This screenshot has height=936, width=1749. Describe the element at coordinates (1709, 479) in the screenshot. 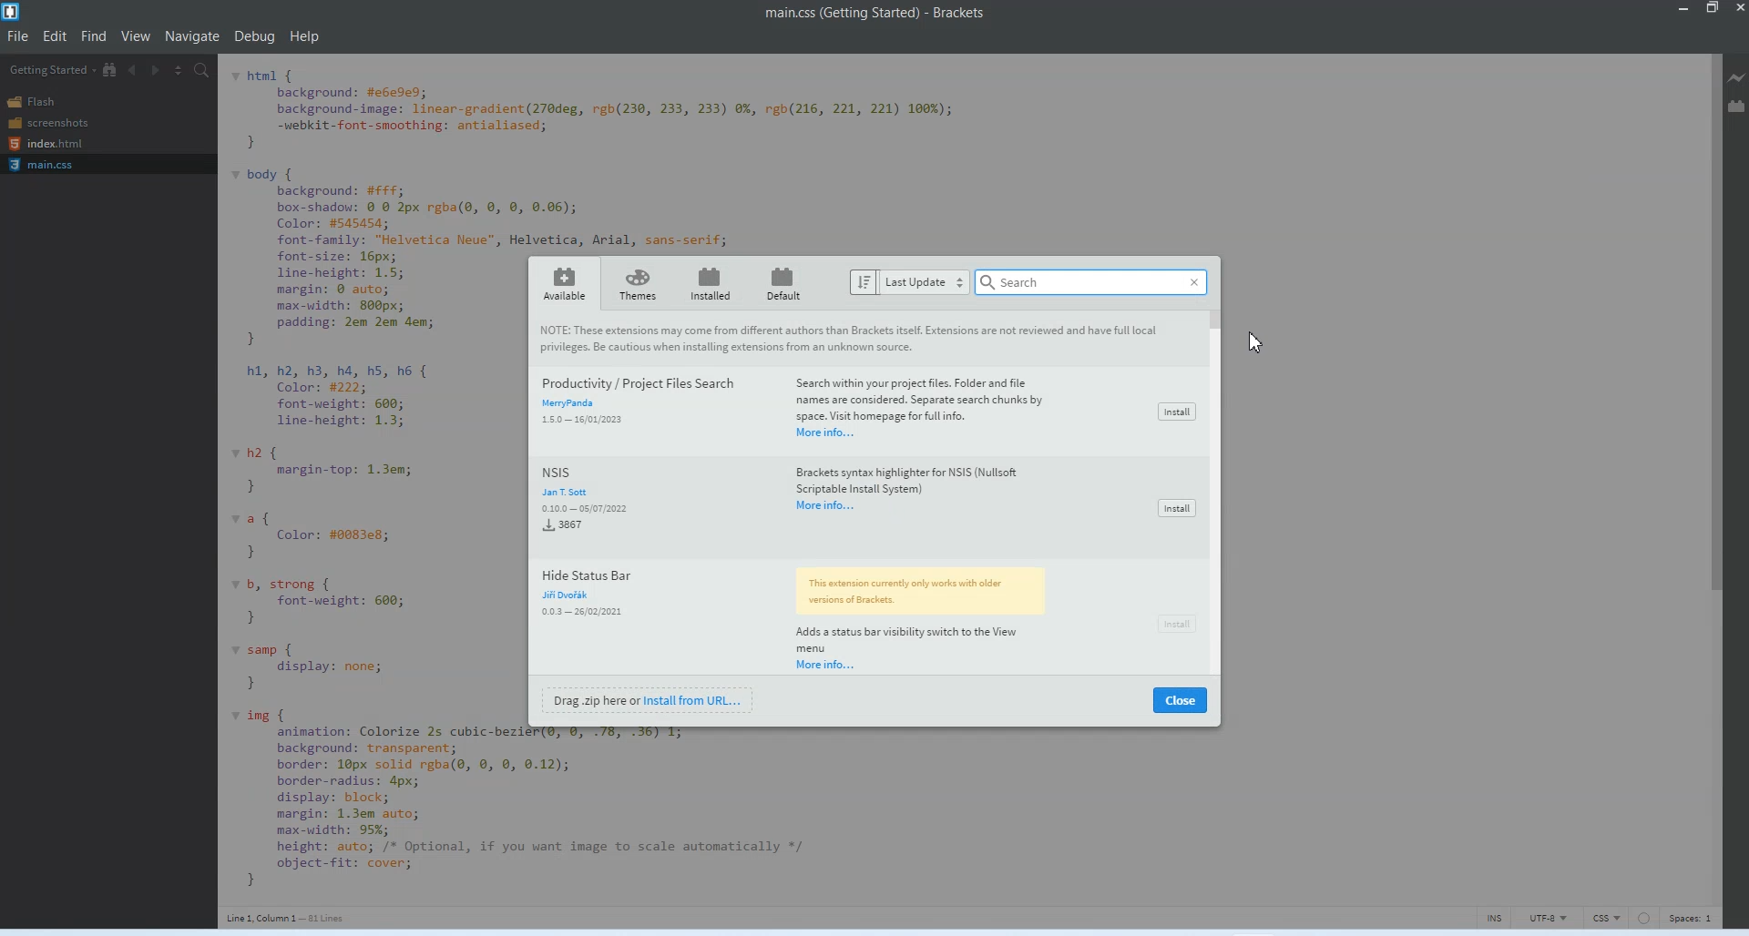

I see `Vertical Scroll bar` at that location.